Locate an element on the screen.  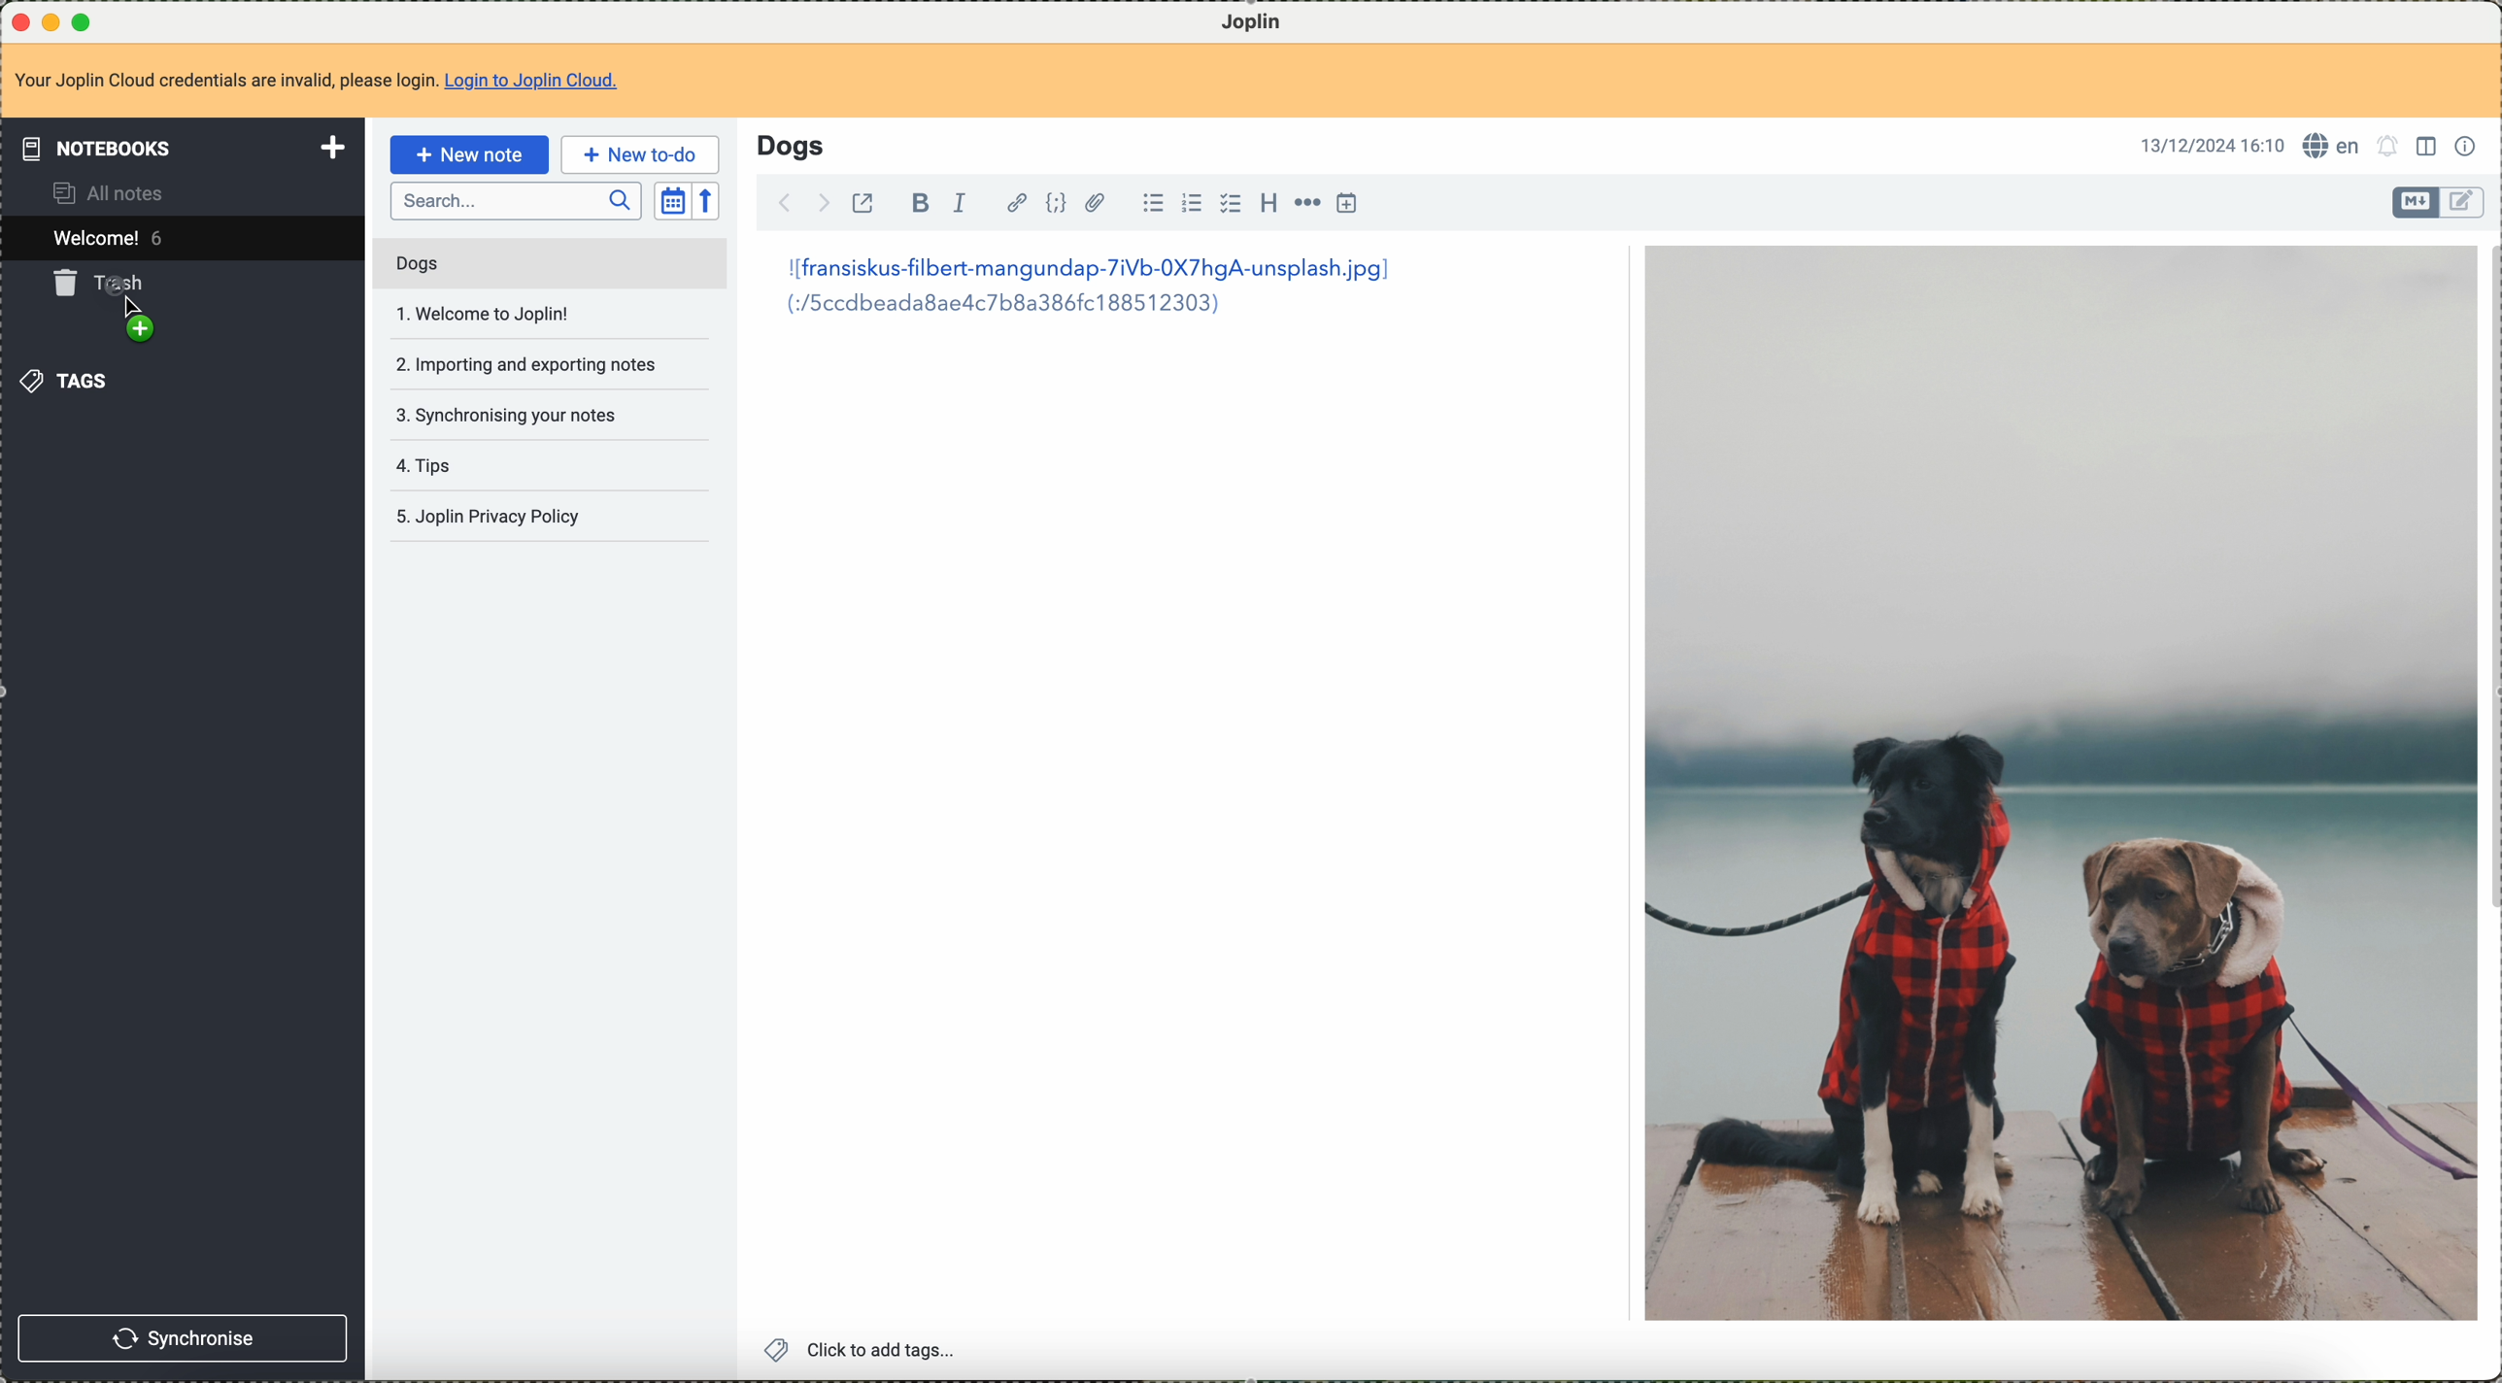
mouse down on dogs note is located at coordinates (569, 258).